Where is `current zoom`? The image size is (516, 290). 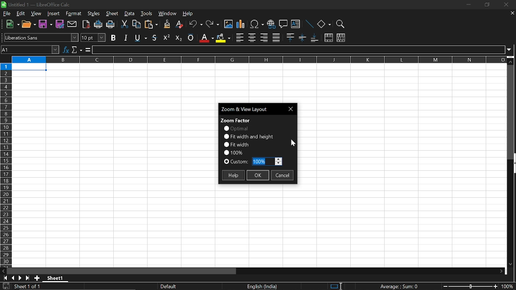 current zoom is located at coordinates (233, 152).